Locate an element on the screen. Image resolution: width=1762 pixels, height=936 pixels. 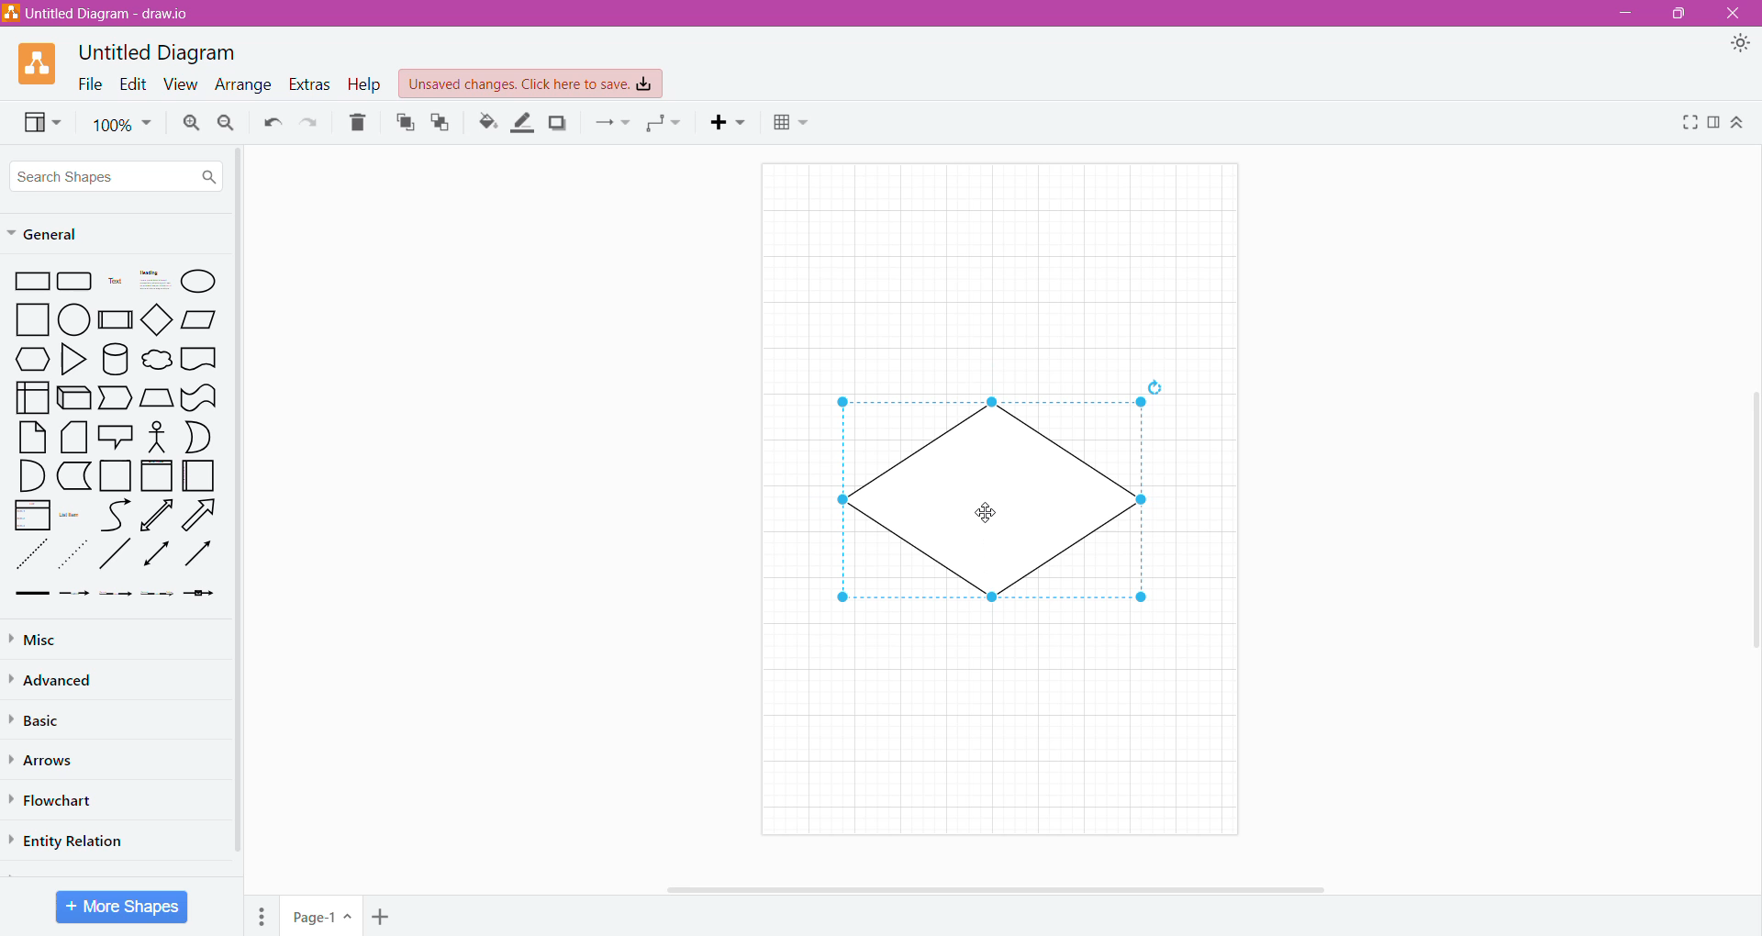
Format is located at coordinates (1715, 123).